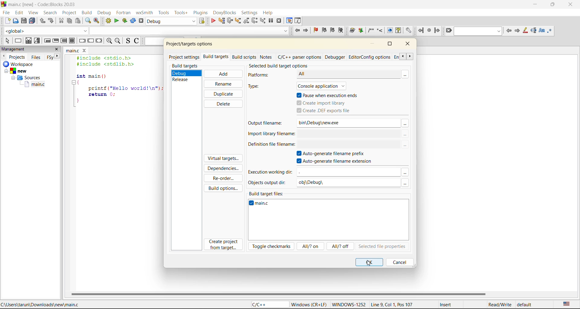  What do you see at coordinates (7, 21) in the screenshot?
I see `new` at bounding box center [7, 21].